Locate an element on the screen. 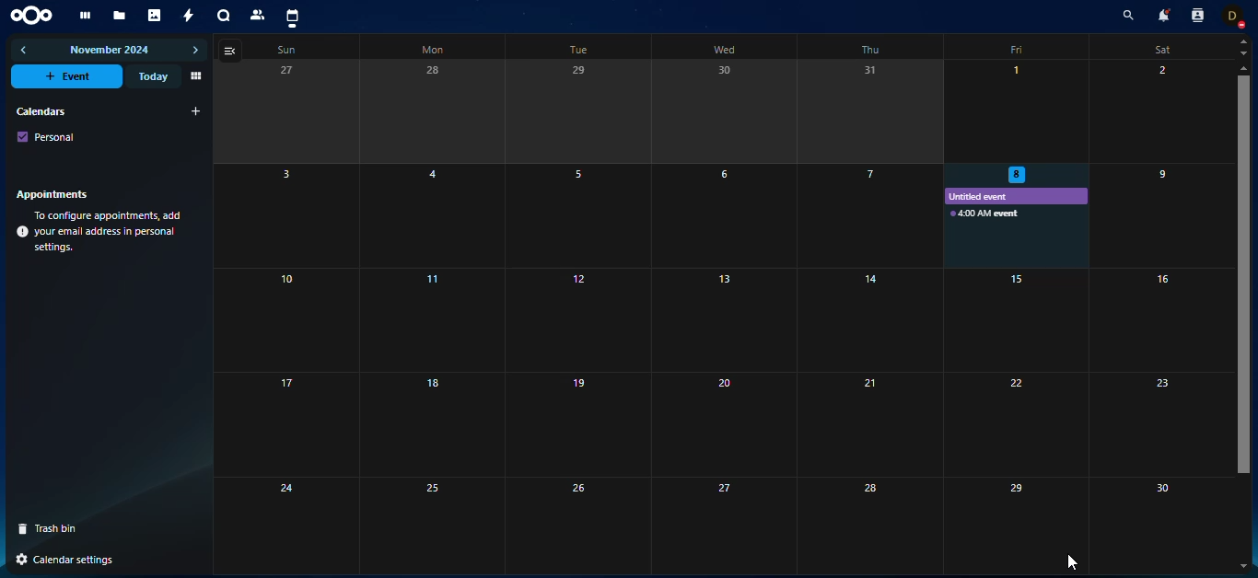 This screenshot has width=1258, height=578. previous is located at coordinates (25, 50).